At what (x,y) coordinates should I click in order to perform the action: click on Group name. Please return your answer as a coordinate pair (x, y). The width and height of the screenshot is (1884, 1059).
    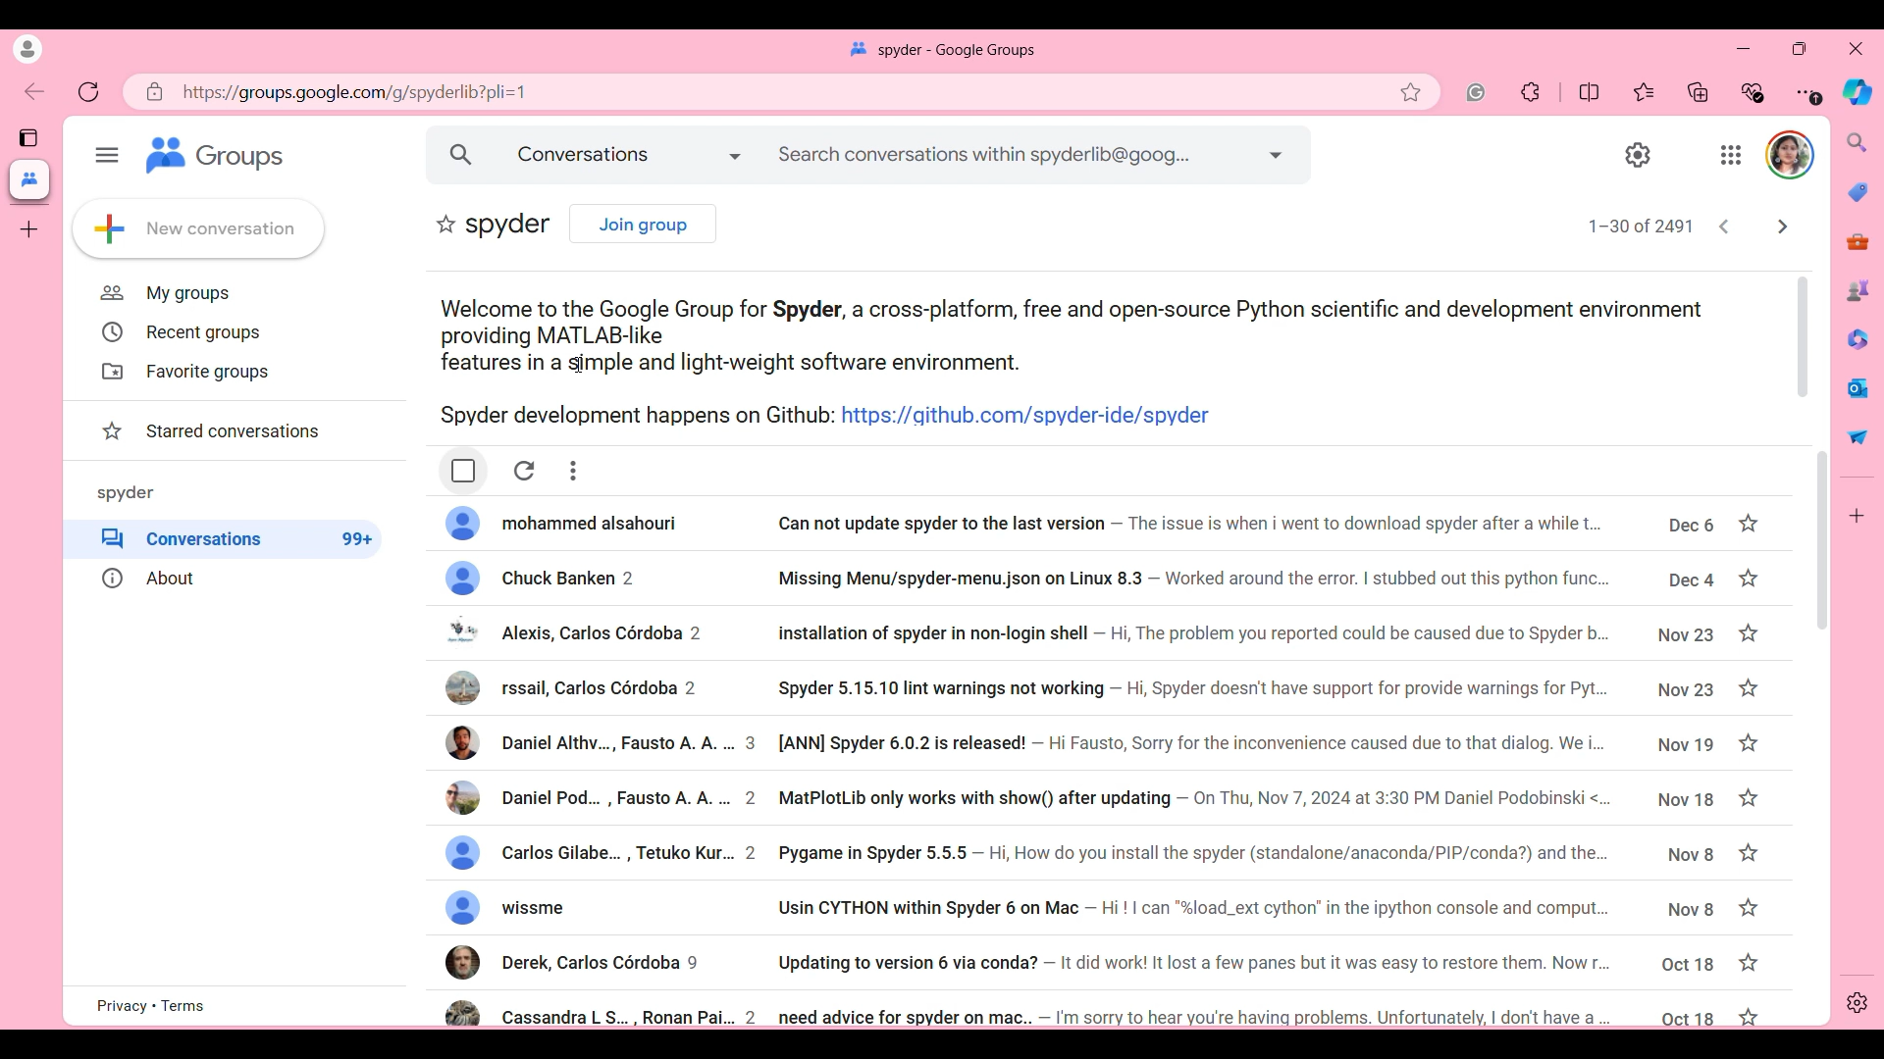
    Looking at the image, I should click on (126, 492).